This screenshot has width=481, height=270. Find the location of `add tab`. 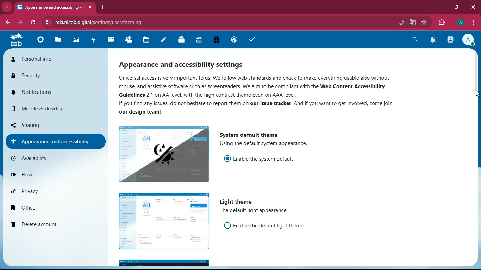

add tab is located at coordinates (102, 7).